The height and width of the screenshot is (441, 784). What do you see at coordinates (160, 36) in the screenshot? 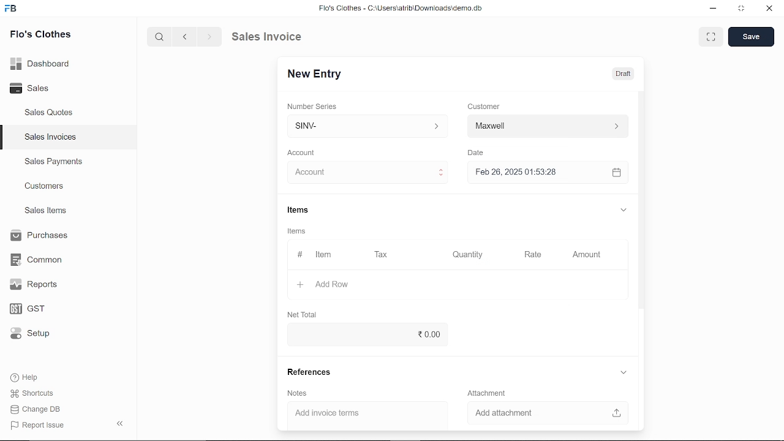
I see `search` at bounding box center [160, 36].